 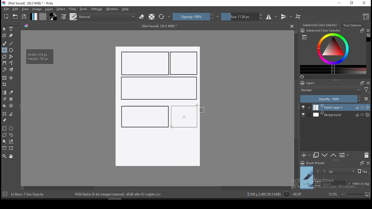 What do you see at coordinates (145, 63) in the screenshot?
I see `new rectangle` at bounding box center [145, 63].